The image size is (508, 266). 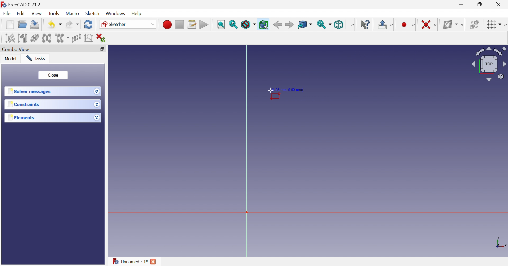 I want to click on Refresh, so click(x=89, y=25).